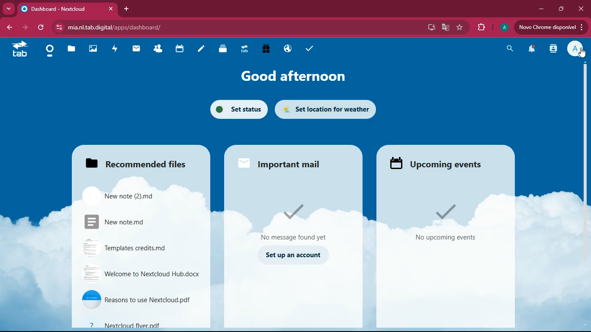  Describe the element at coordinates (10, 10) in the screenshot. I see `more` at that location.